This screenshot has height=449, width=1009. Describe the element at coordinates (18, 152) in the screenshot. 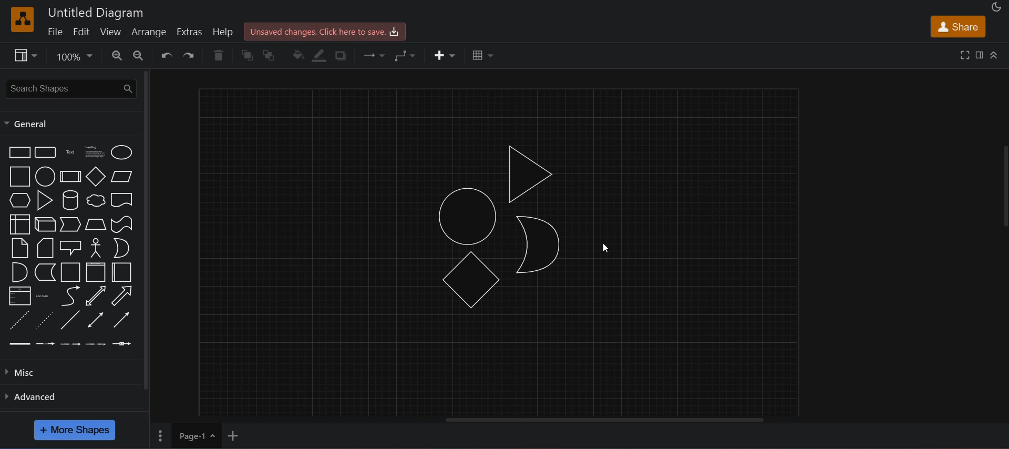

I see `rectangle` at that location.